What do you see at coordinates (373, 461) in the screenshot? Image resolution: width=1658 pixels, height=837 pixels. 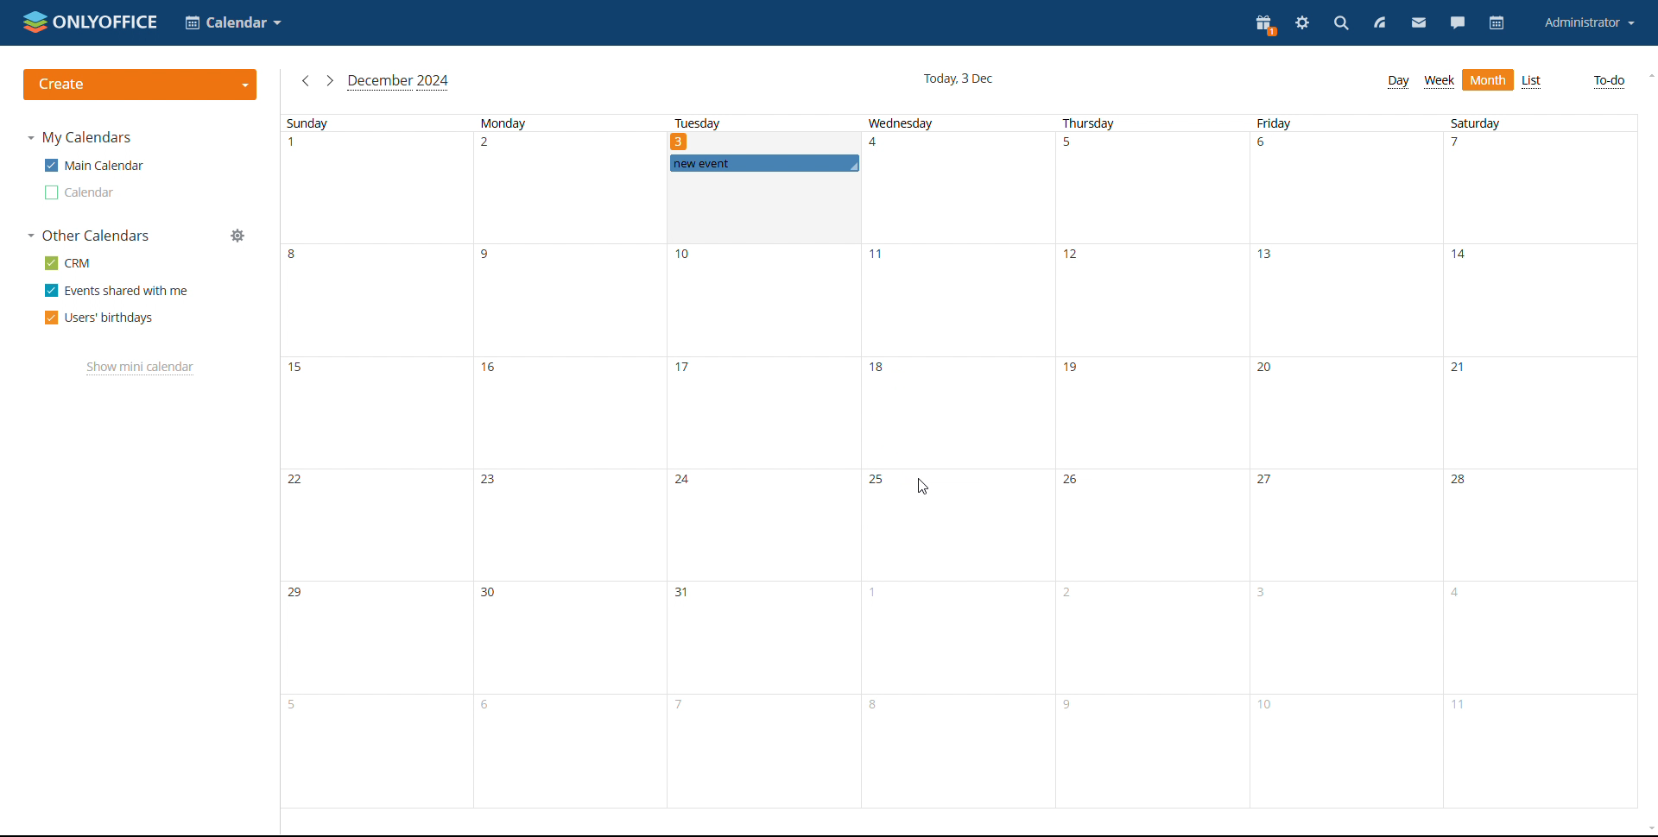 I see `sunday` at bounding box center [373, 461].